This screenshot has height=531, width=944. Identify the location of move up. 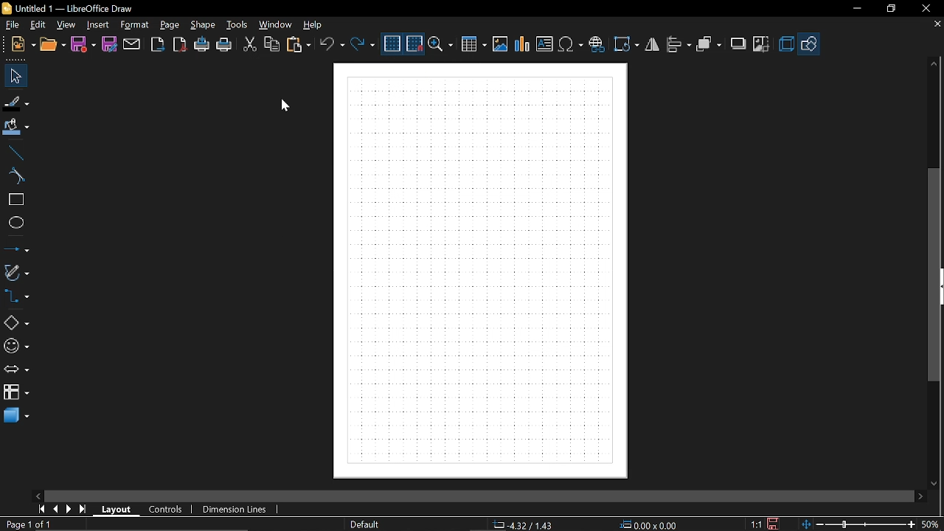
(934, 66).